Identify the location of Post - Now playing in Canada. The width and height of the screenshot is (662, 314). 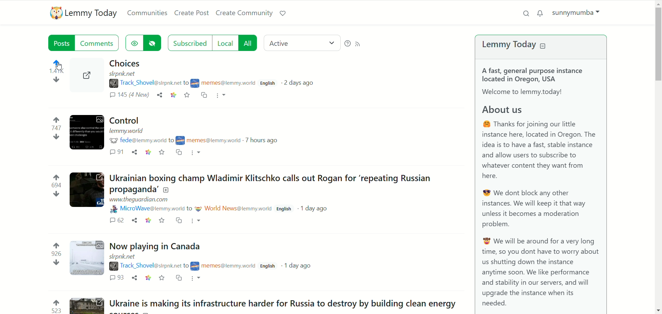
(159, 248).